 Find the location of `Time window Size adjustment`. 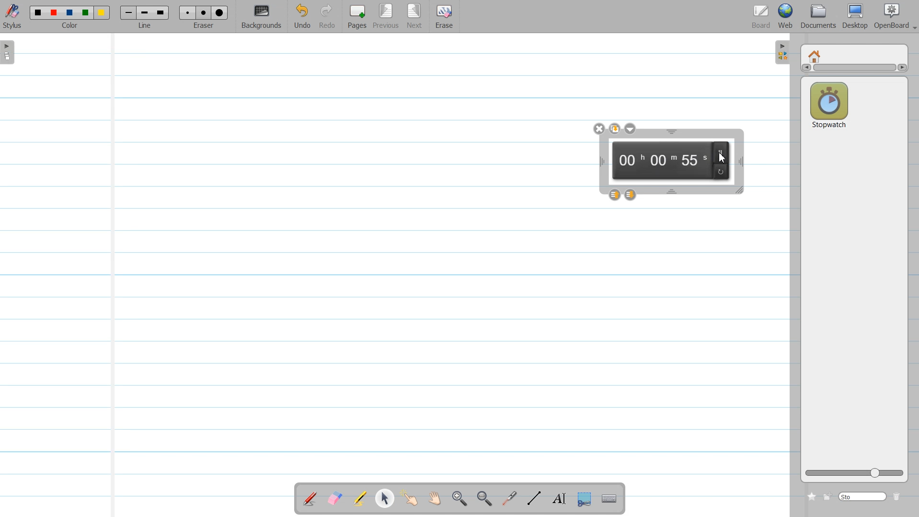

Time window Size adjustment is located at coordinates (740, 191).